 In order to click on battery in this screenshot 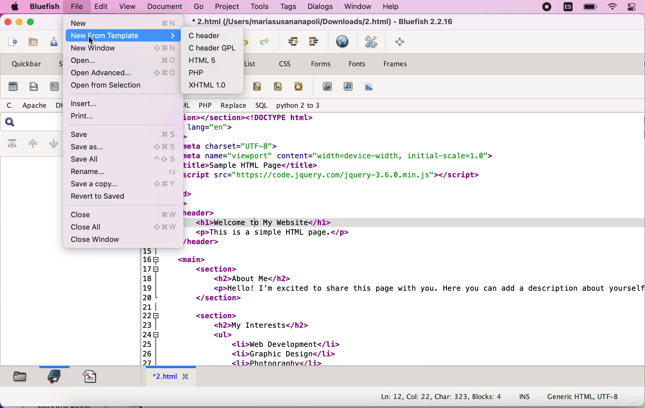, I will do `click(590, 7)`.